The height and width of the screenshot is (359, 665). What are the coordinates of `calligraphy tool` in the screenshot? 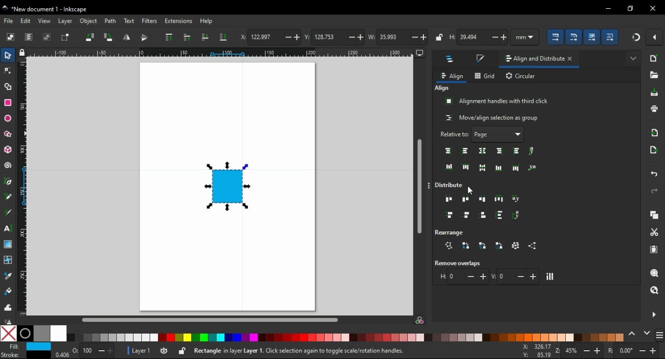 It's located at (10, 213).